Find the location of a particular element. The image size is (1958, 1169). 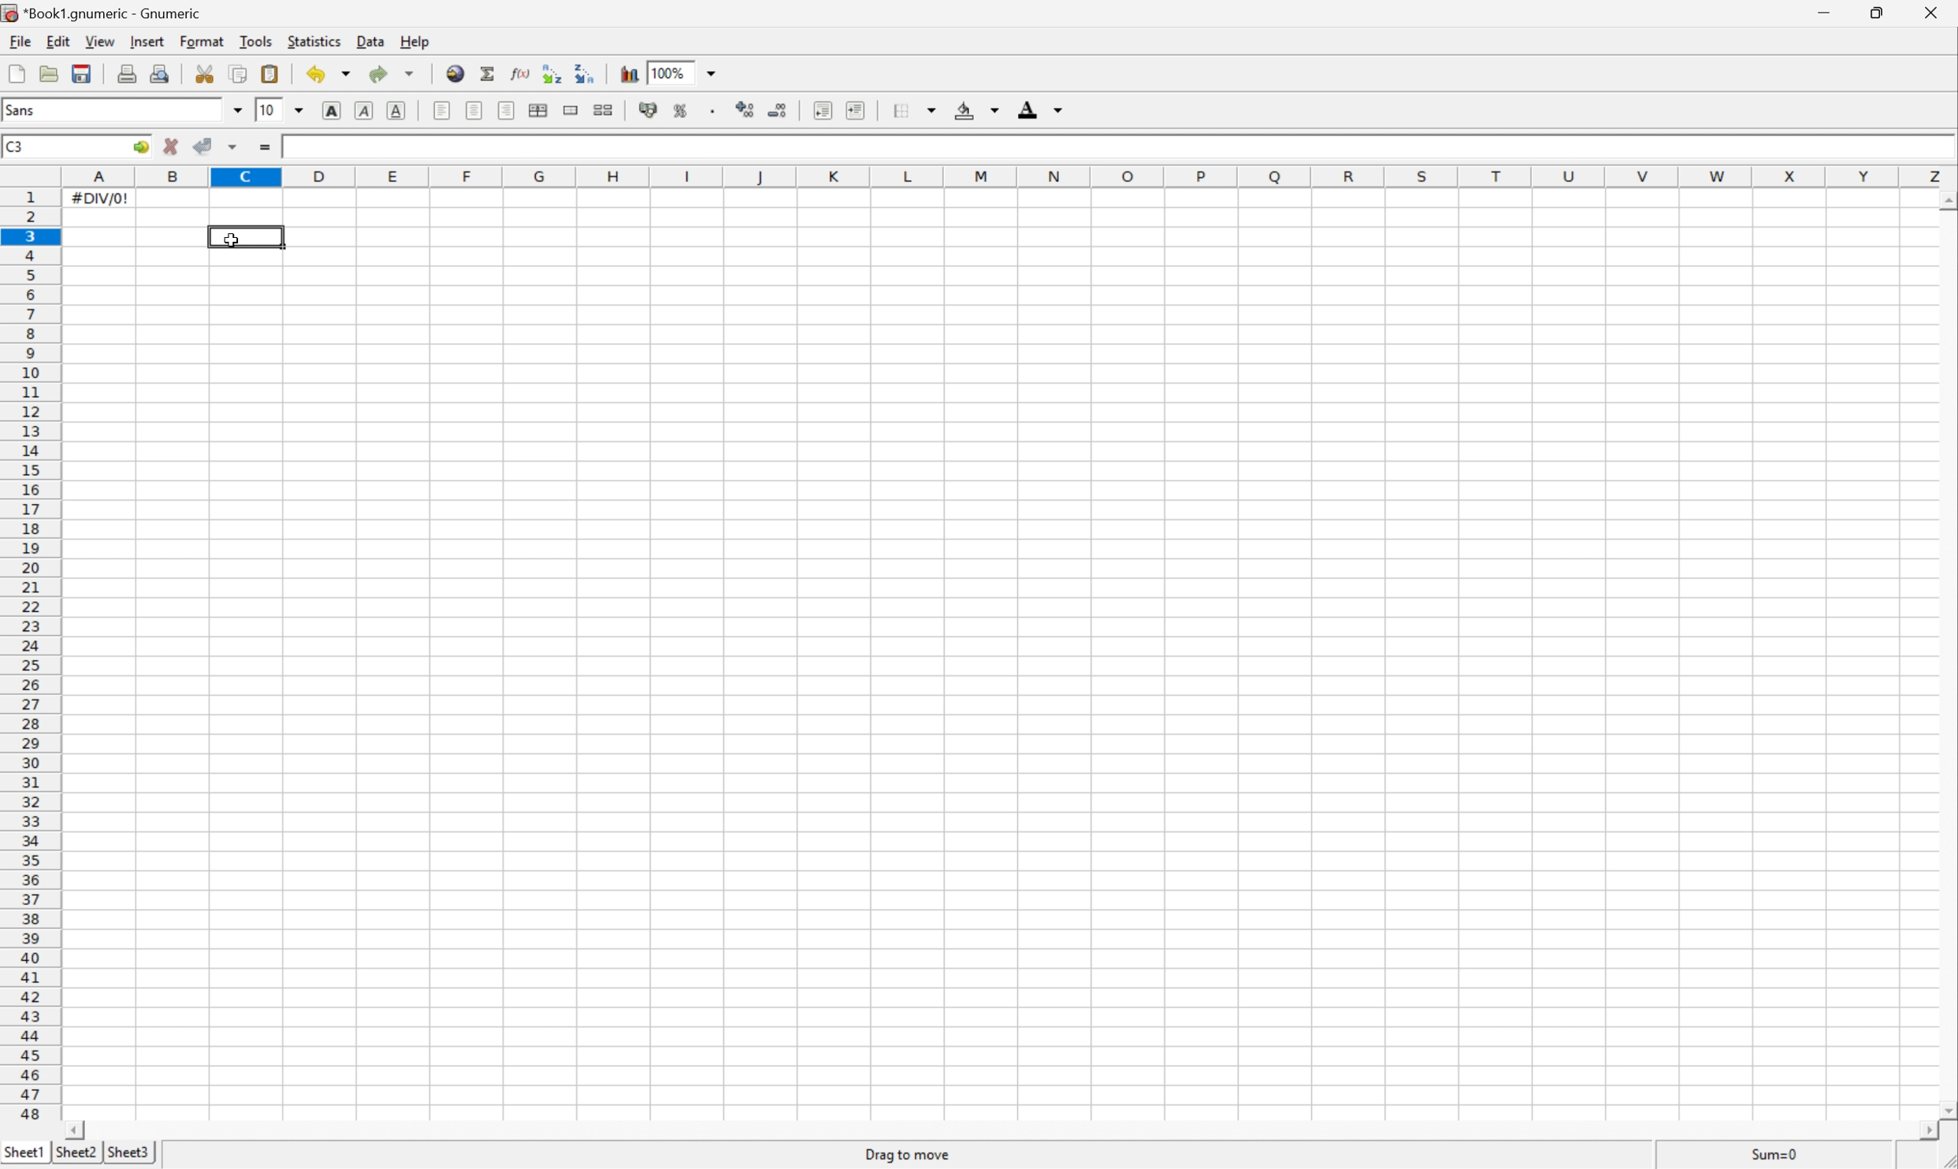

Format the selection as accounting is located at coordinates (648, 109).